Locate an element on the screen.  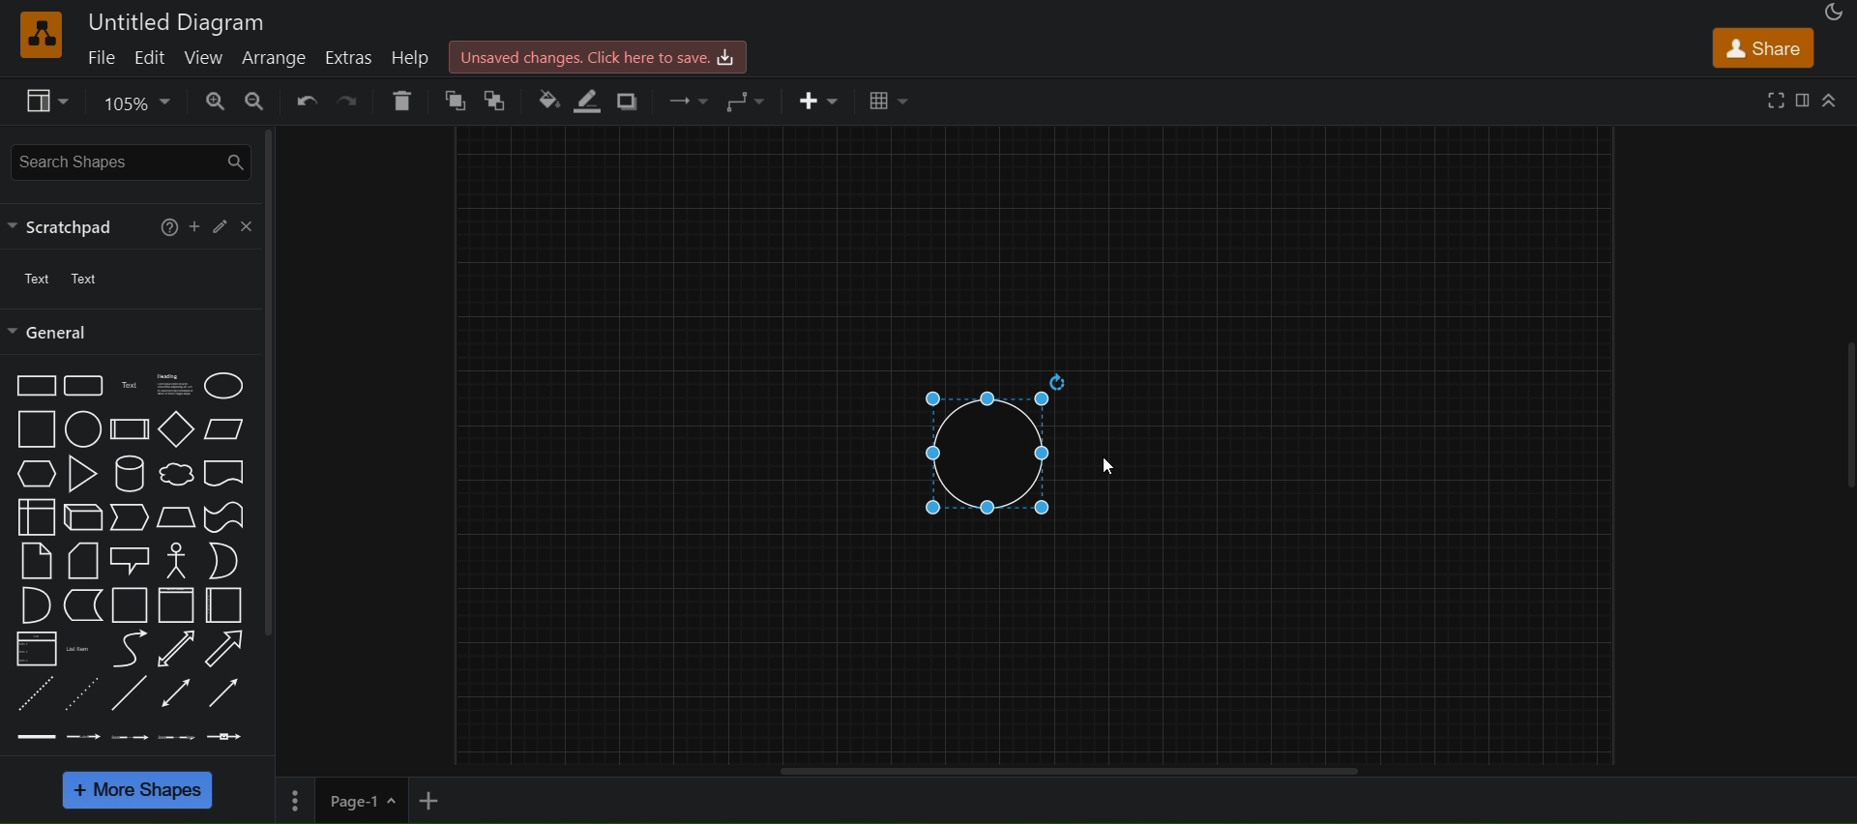
edit is located at coordinates (218, 228).